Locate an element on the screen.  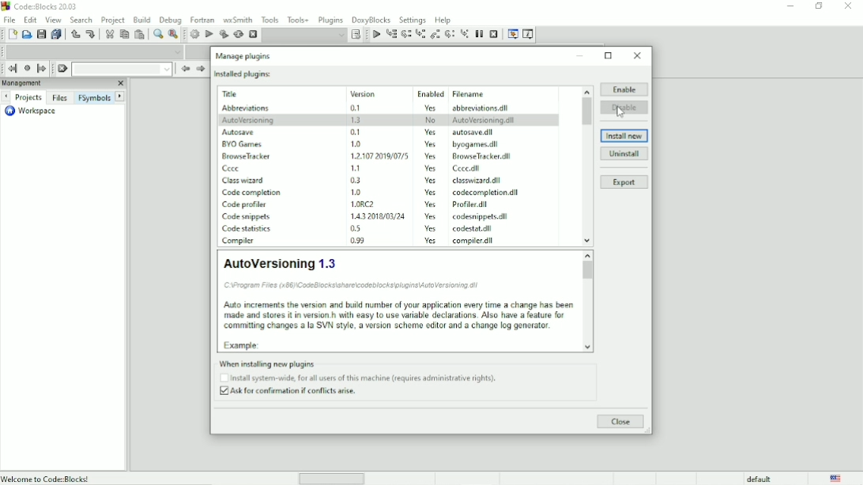
Enabled is located at coordinates (430, 94).